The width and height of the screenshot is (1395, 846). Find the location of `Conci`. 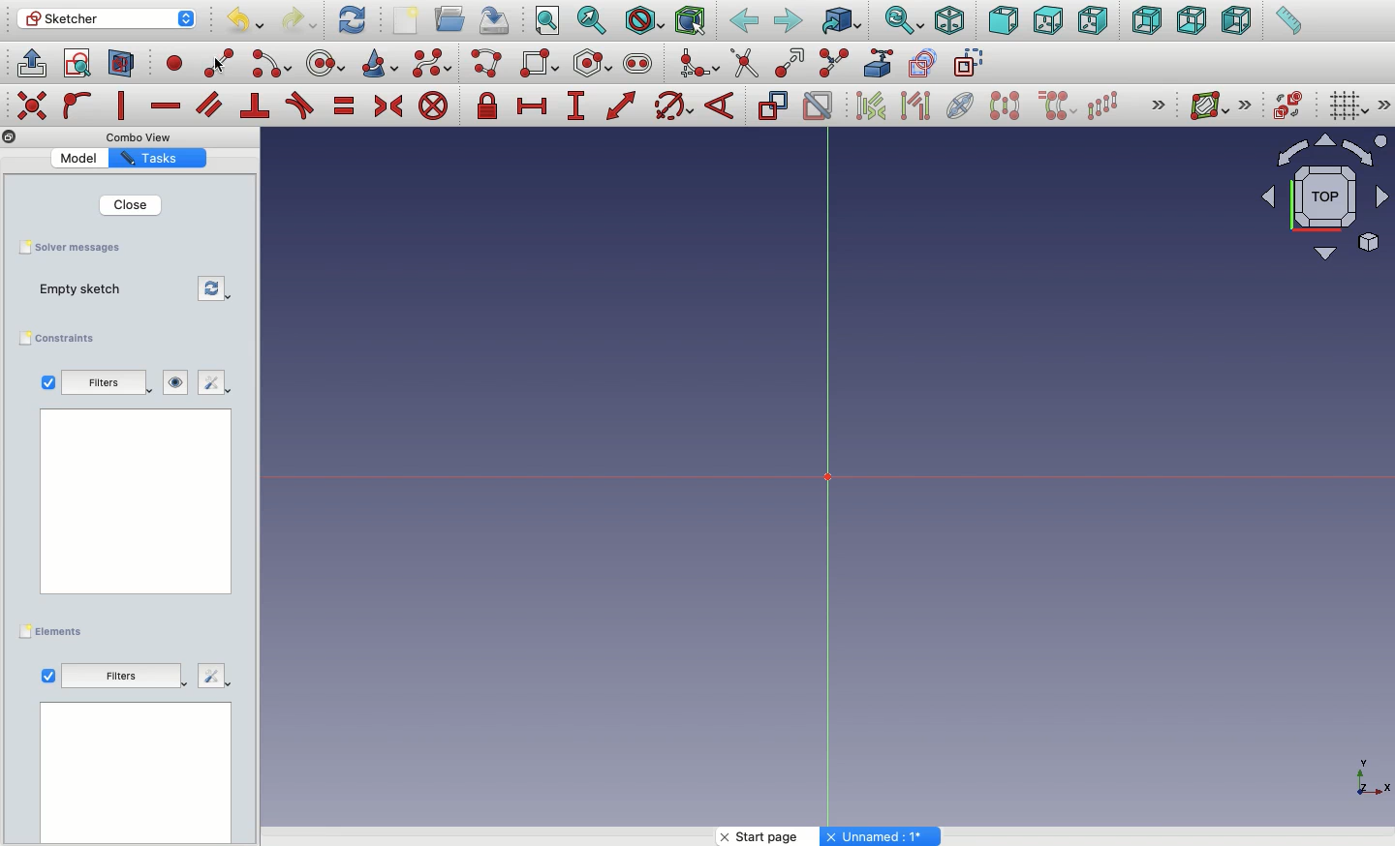

Conci is located at coordinates (381, 63).